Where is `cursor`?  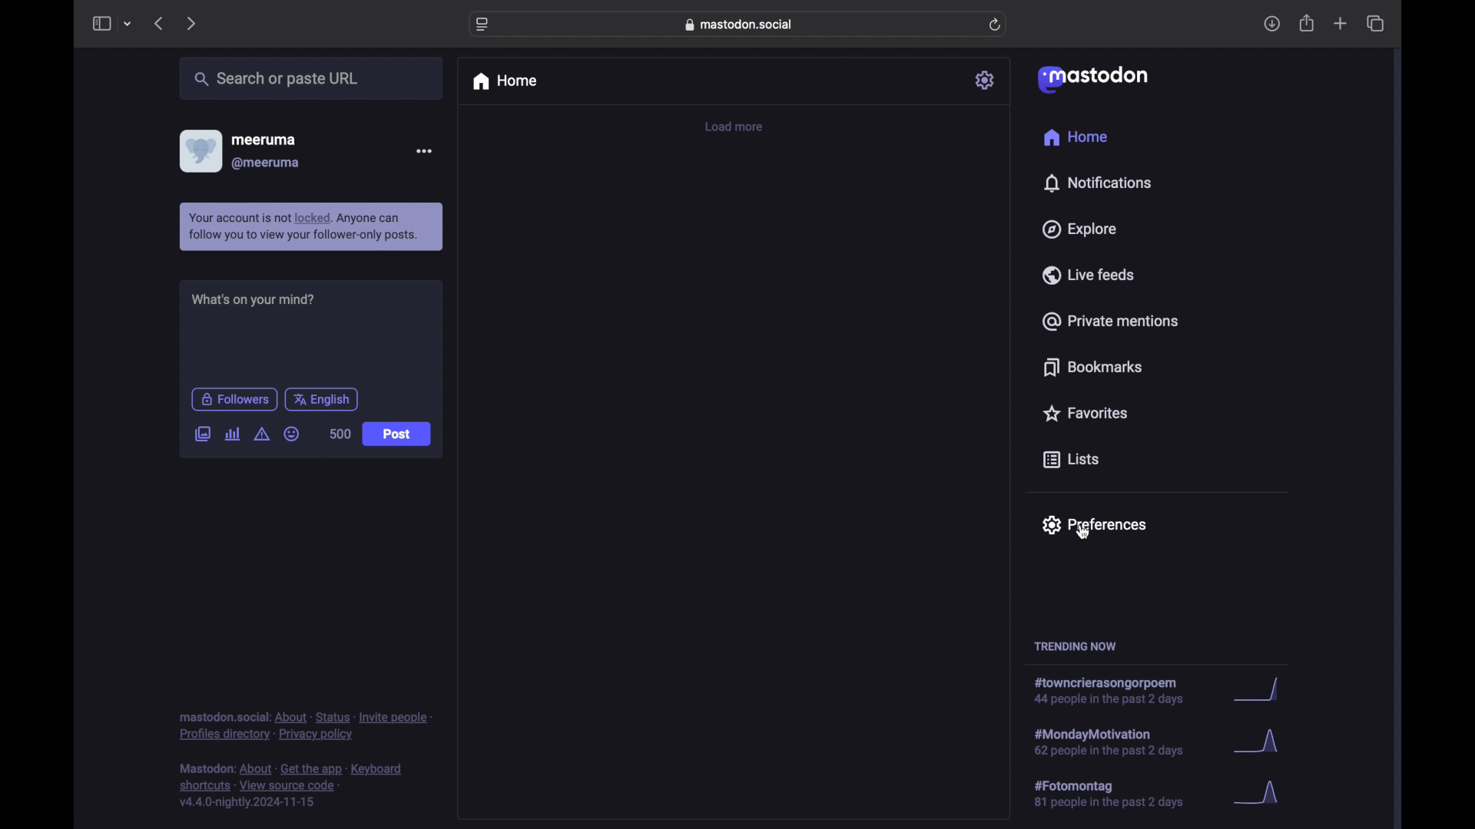 cursor is located at coordinates (1086, 535).